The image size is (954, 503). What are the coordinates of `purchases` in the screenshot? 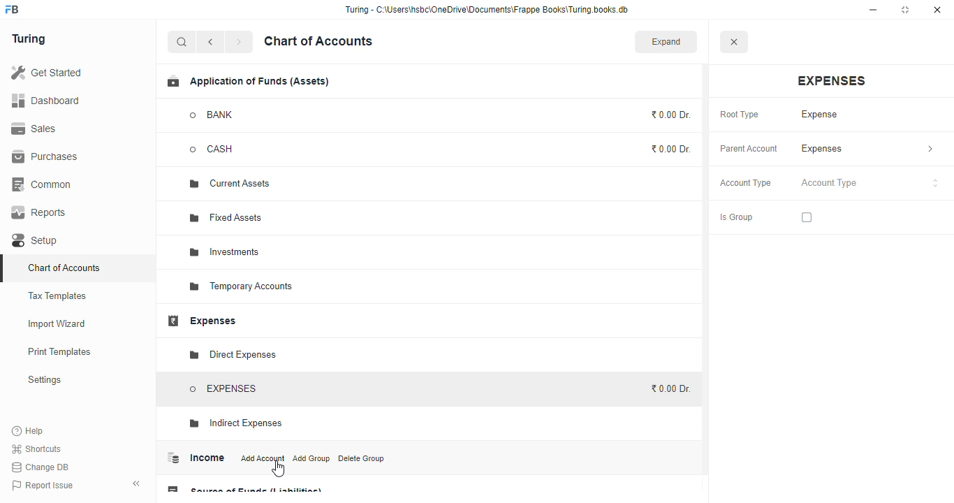 It's located at (47, 157).